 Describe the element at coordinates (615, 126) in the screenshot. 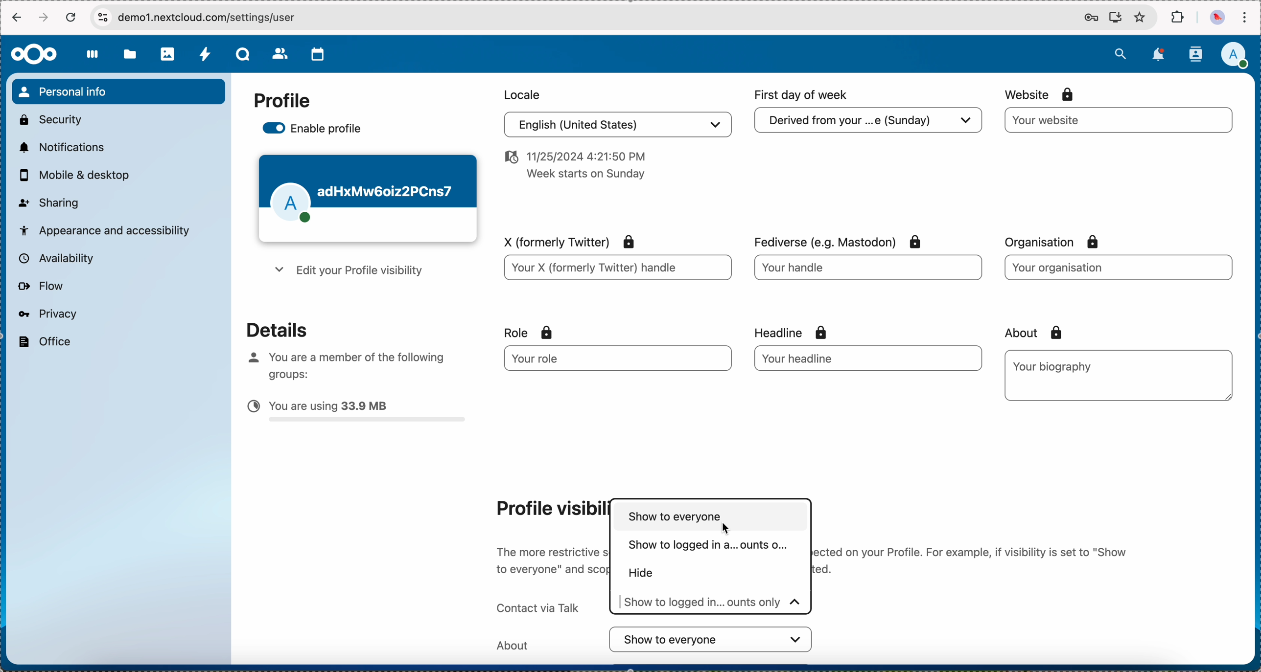

I see `english` at that location.